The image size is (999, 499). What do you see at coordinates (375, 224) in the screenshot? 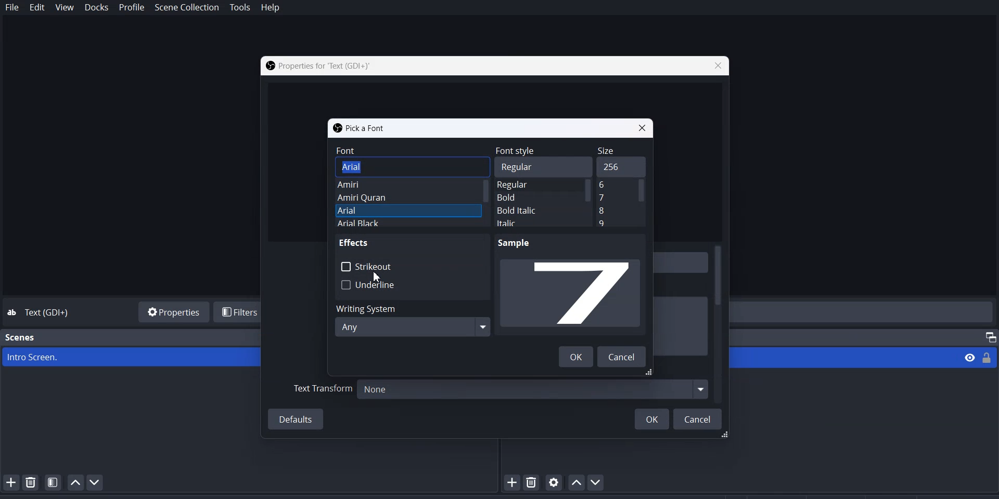
I see `Arial Black` at bounding box center [375, 224].